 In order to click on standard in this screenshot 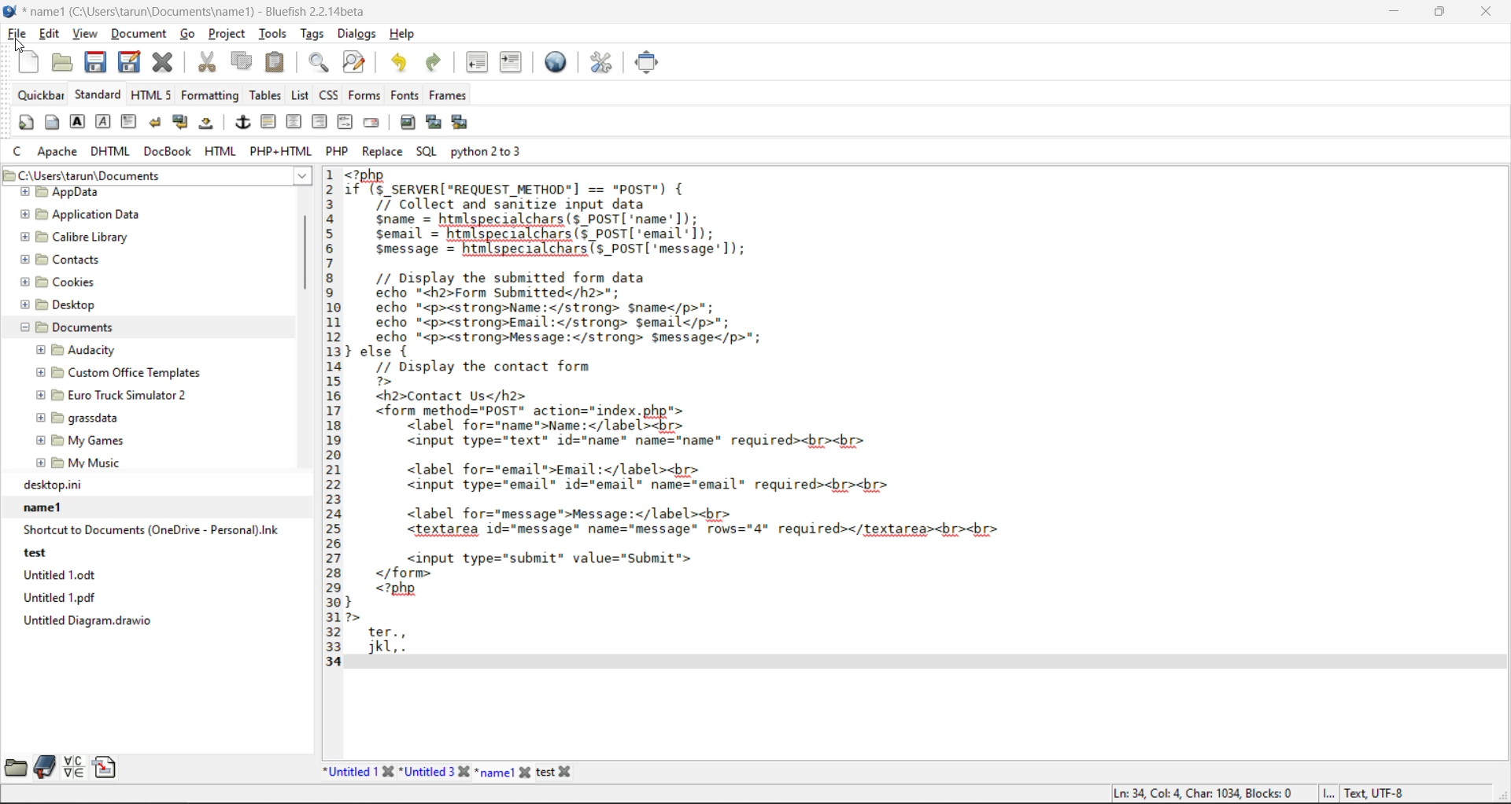, I will do `click(99, 97)`.